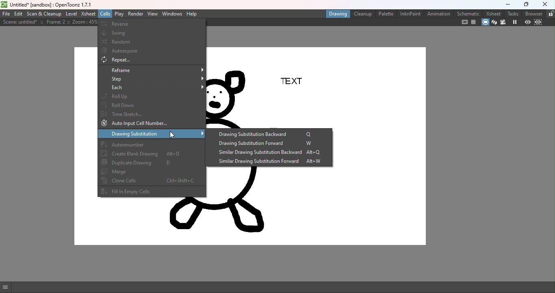  What do you see at coordinates (152, 70) in the screenshot?
I see `Reframe` at bounding box center [152, 70].